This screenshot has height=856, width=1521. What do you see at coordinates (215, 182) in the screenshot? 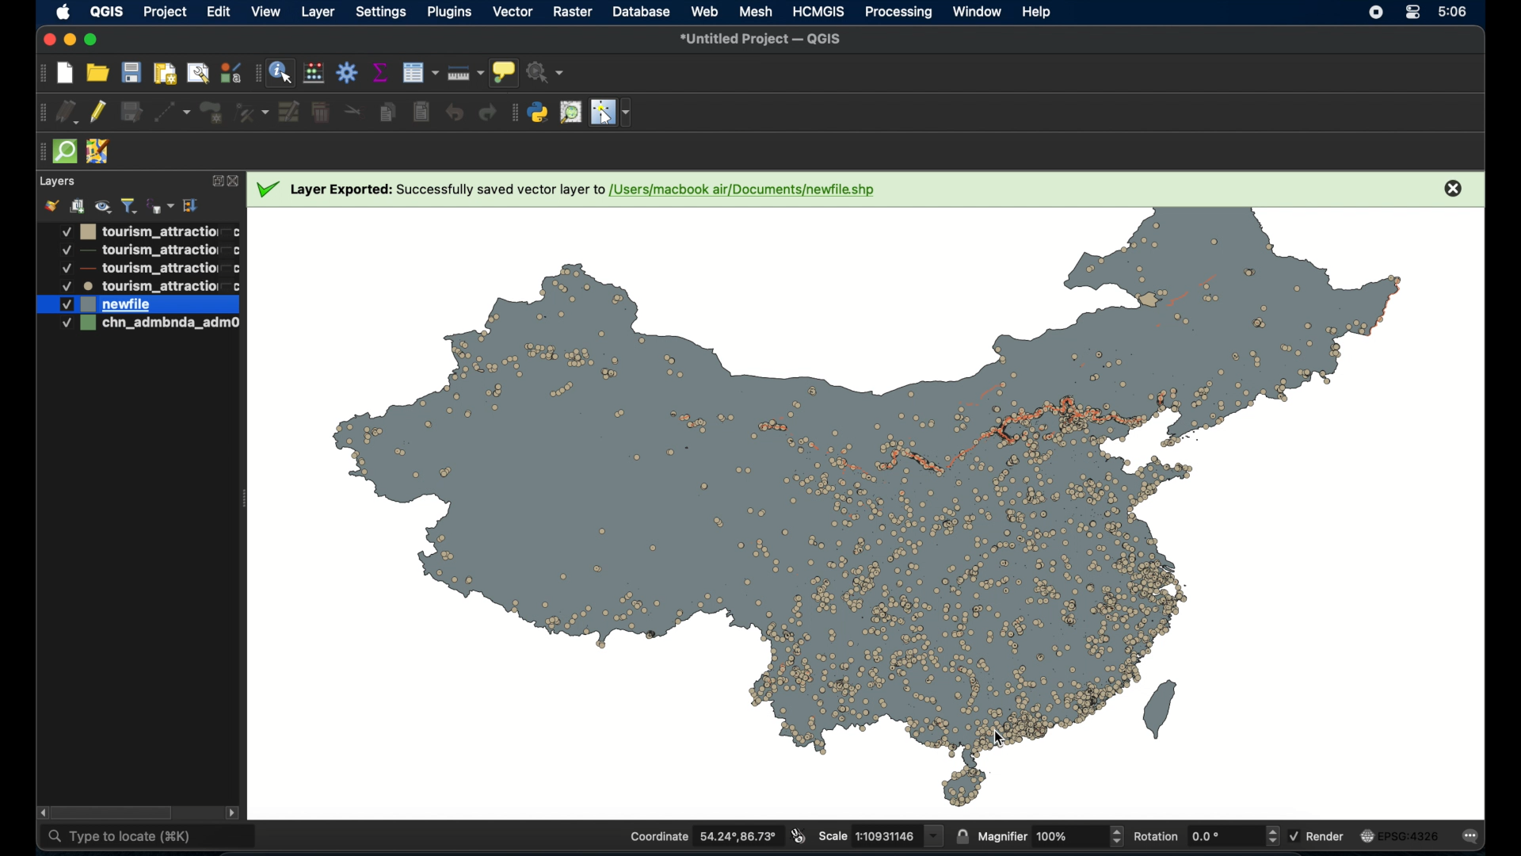
I see `expand` at bounding box center [215, 182].